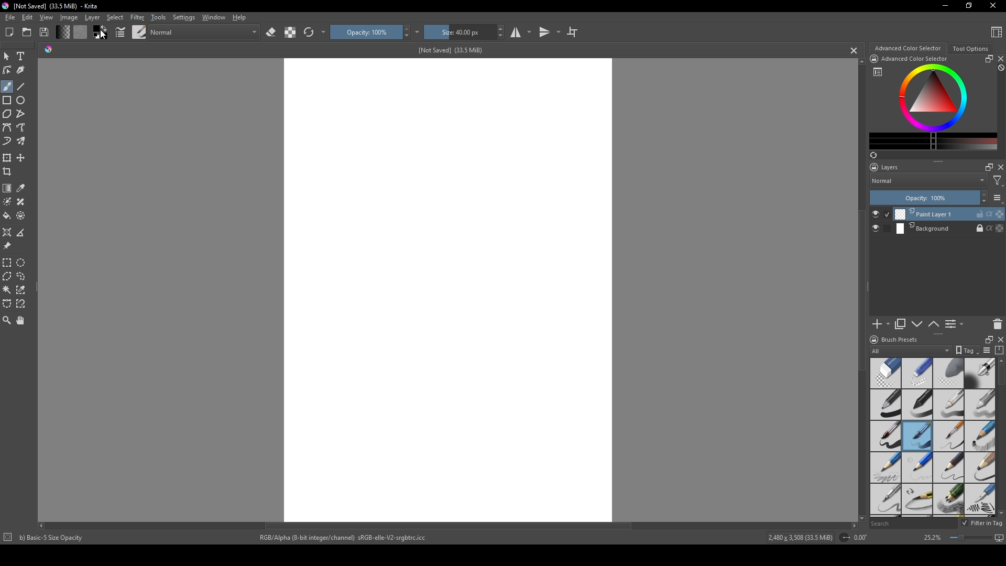 This screenshot has height=566, width=1006. What do you see at coordinates (907, 48) in the screenshot?
I see `Advanced color selector` at bounding box center [907, 48].